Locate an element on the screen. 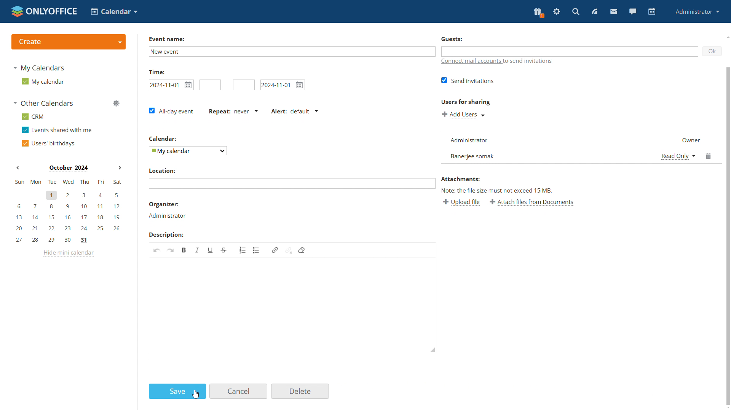 The width and height of the screenshot is (731, 411). mini calendar is located at coordinates (68, 211).